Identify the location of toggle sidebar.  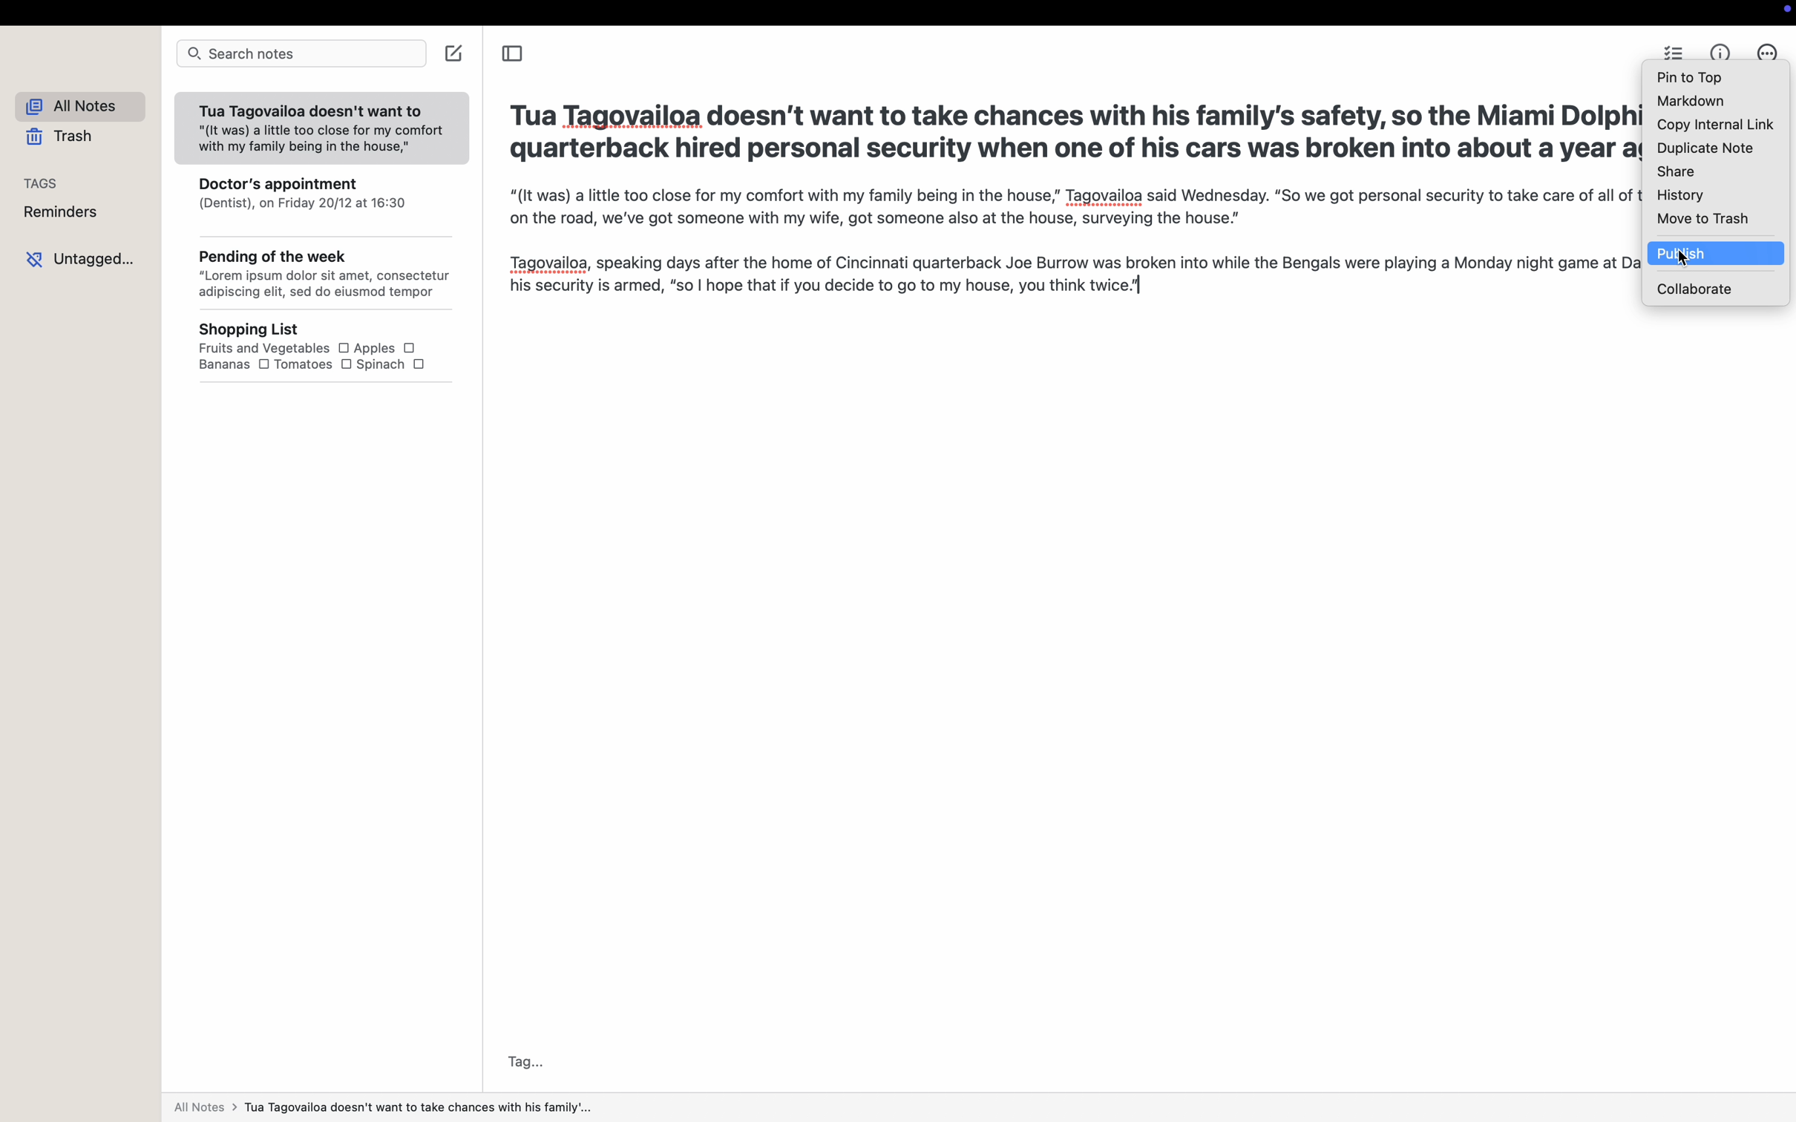
(511, 56).